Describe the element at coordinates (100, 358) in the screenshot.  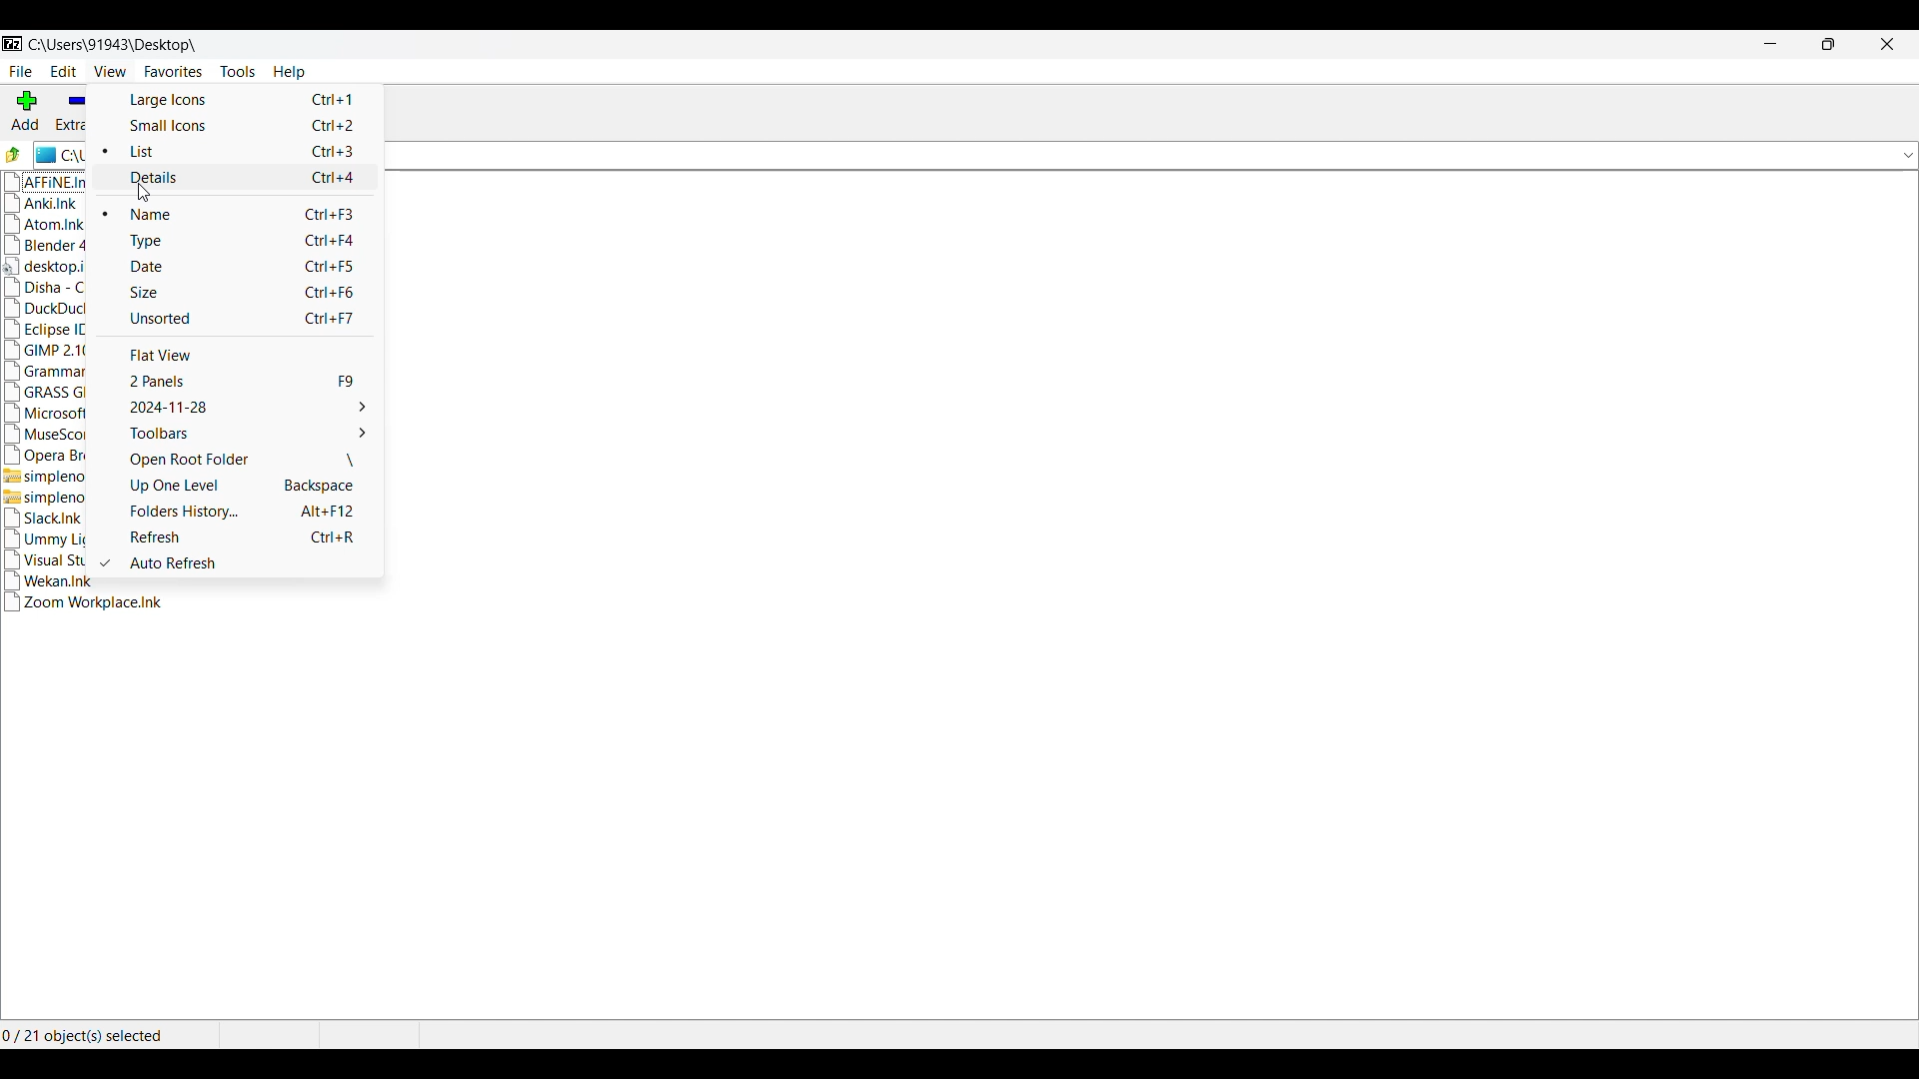
I see `Dots and checkmarks indicate current selections` at that location.